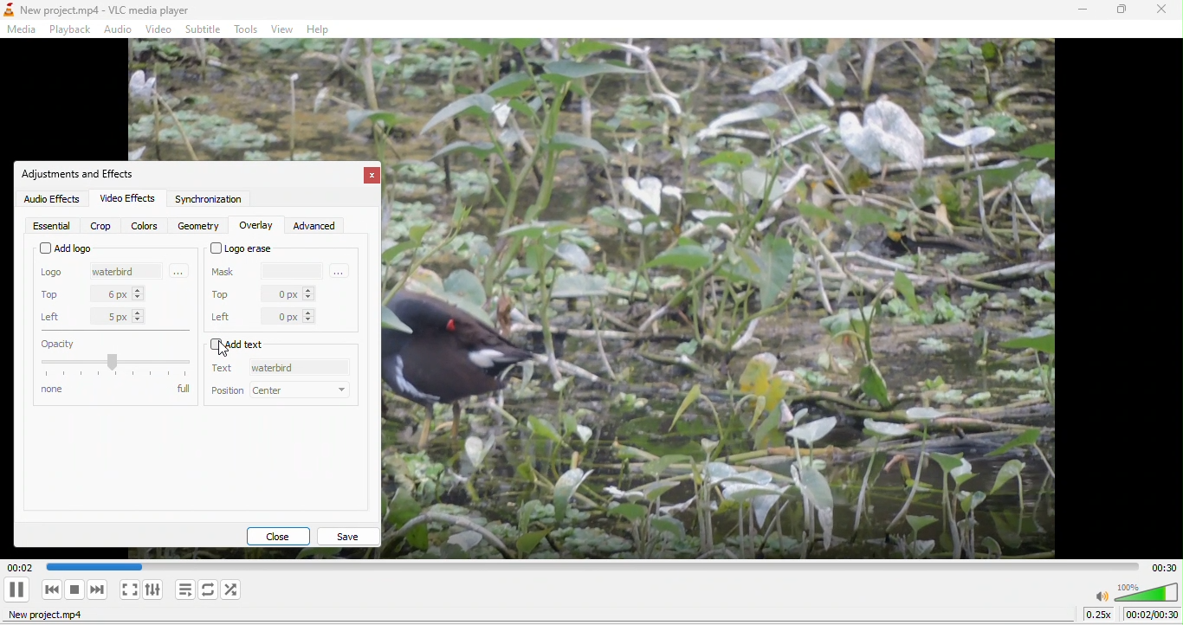 The image size is (1183, 625). I want to click on advanced, so click(314, 226).